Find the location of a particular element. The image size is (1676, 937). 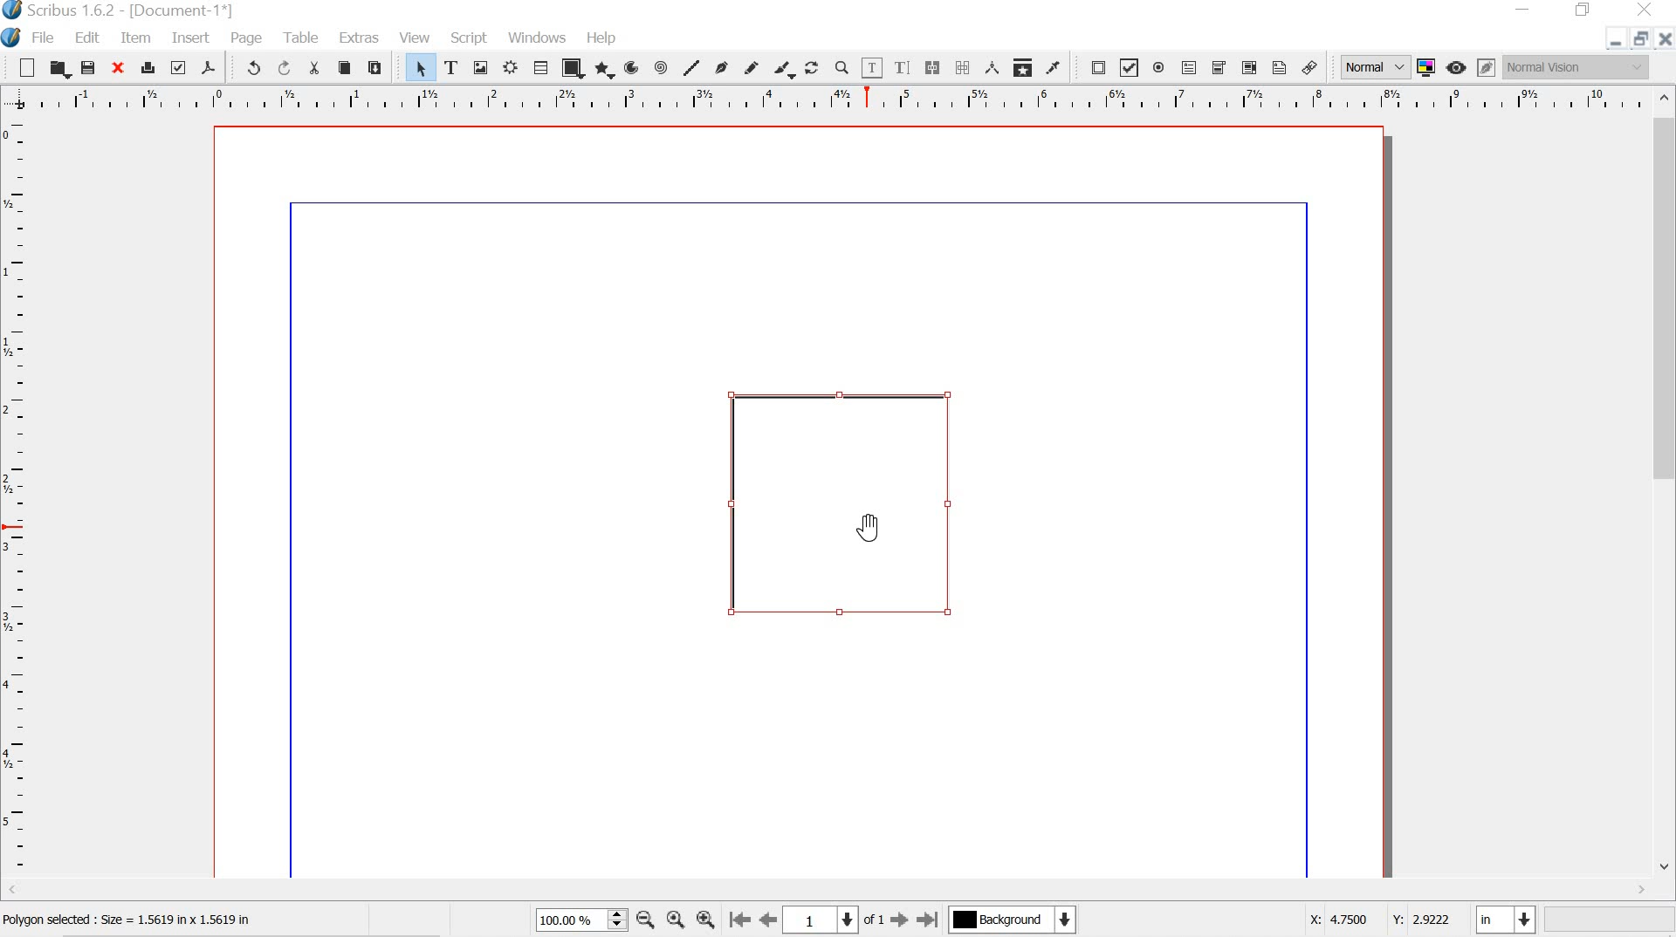

text annotation is located at coordinates (1278, 67).